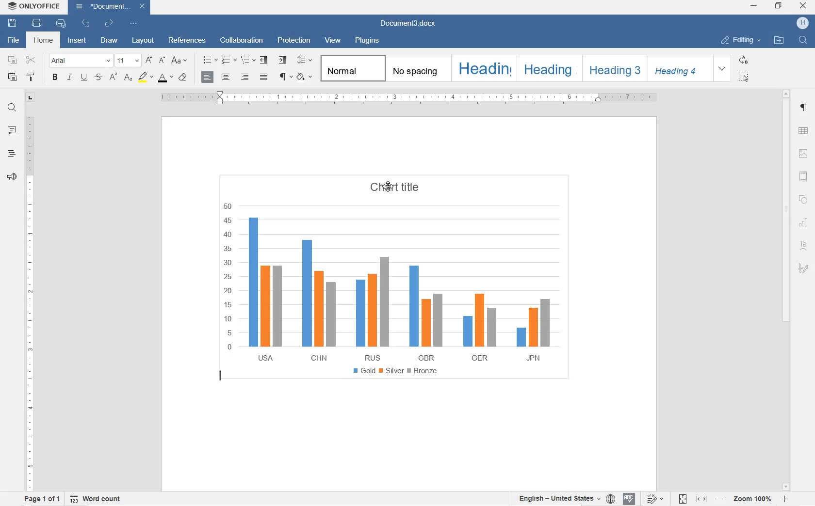 Image resolution: width=815 pixels, height=506 pixels. What do you see at coordinates (654, 499) in the screenshot?
I see `TRACK CHANGES` at bounding box center [654, 499].